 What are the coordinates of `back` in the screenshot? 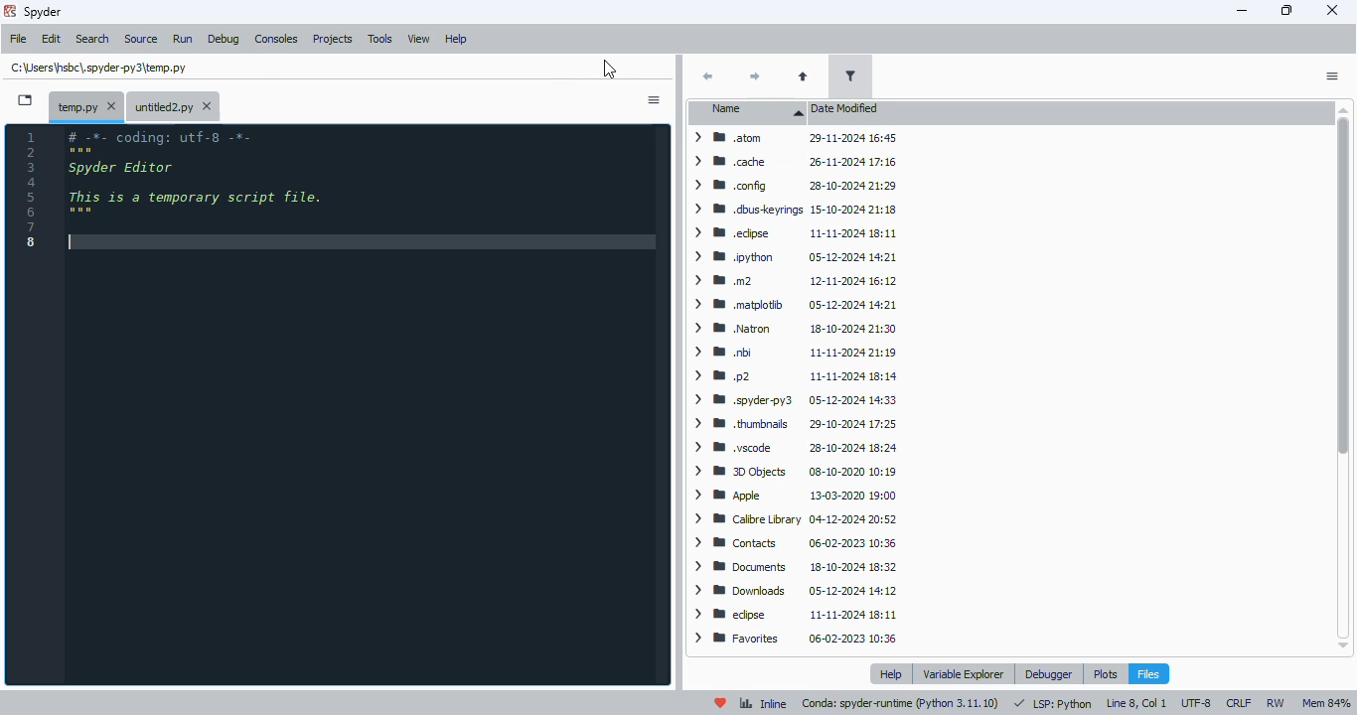 It's located at (707, 76).